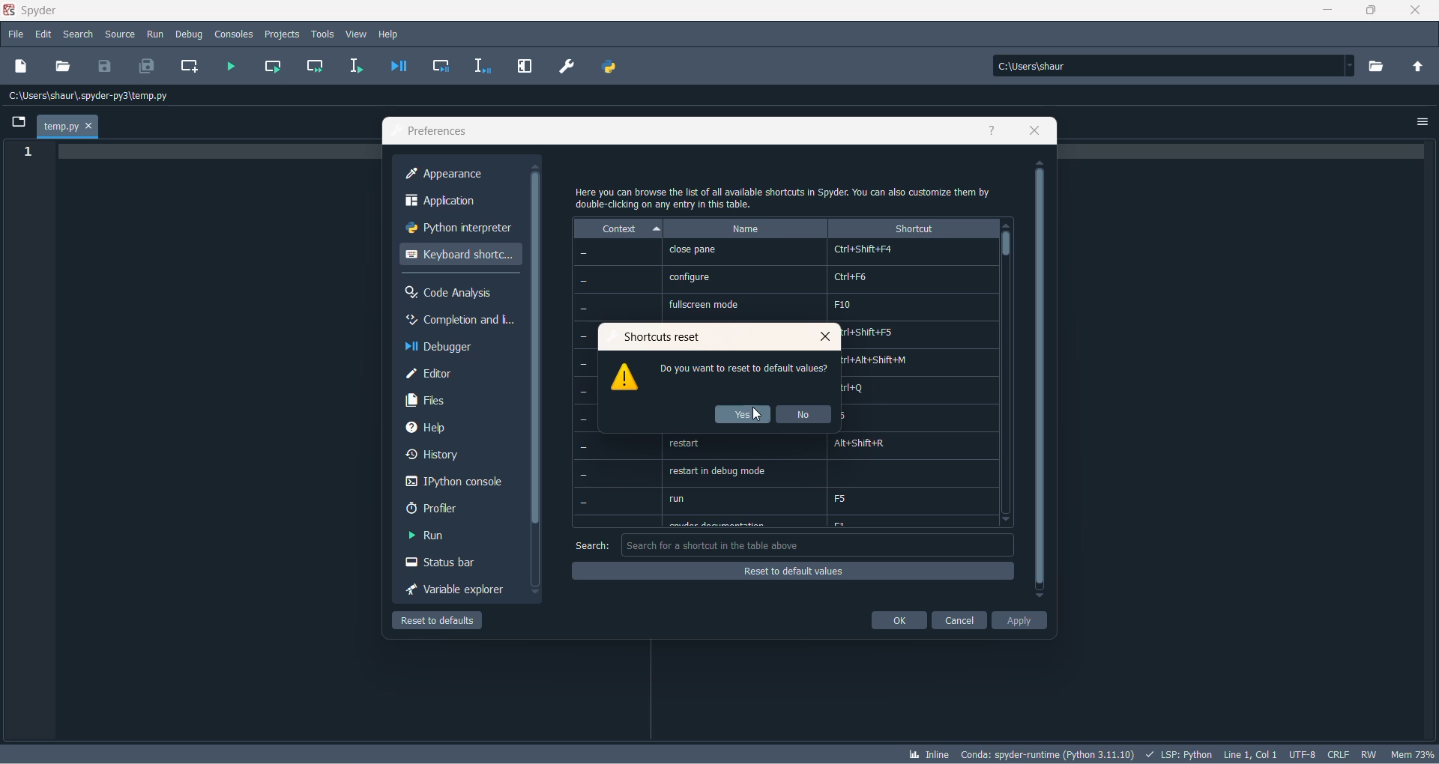  What do you see at coordinates (1338, 753) in the screenshot?
I see `file EOL status` at bounding box center [1338, 753].